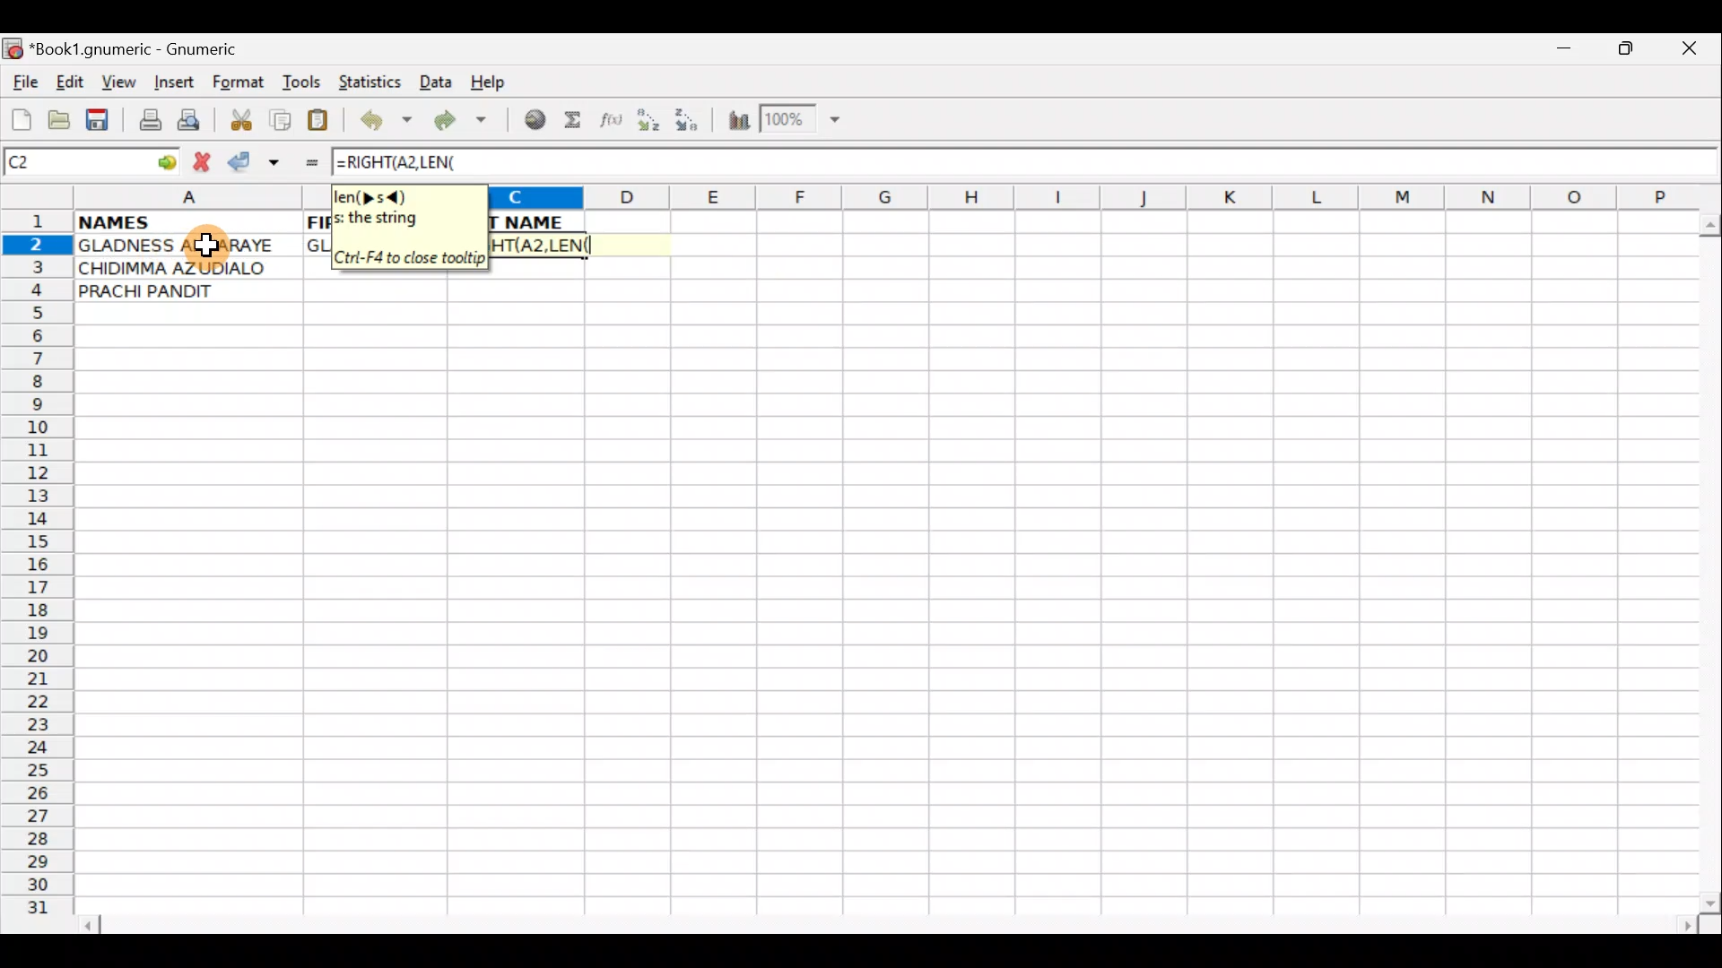 Image resolution: width=1722 pixels, height=968 pixels. I want to click on Print file, so click(145, 122).